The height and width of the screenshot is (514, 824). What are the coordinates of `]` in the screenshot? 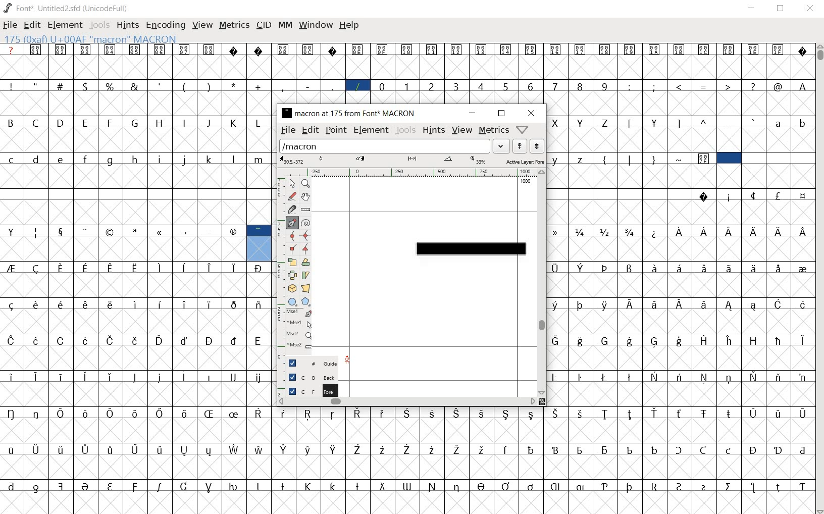 It's located at (679, 122).